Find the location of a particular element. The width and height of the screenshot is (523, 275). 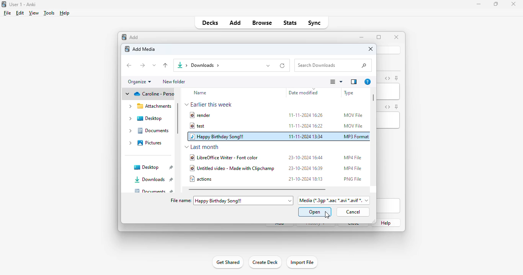

title is located at coordinates (23, 4).